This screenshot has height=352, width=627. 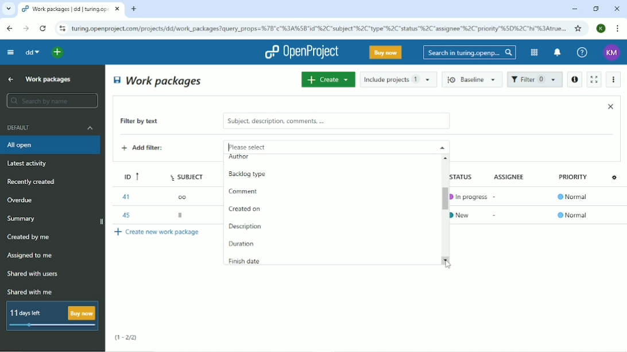 What do you see at coordinates (512, 176) in the screenshot?
I see `Assignee` at bounding box center [512, 176].